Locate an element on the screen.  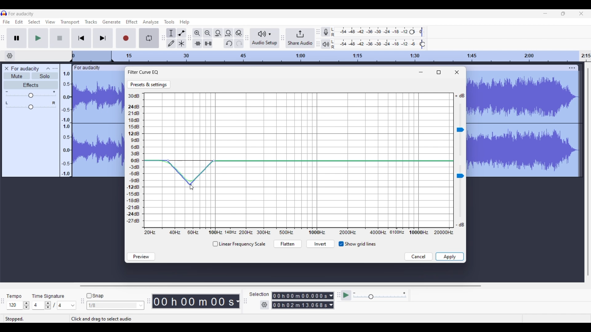
Pan left is located at coordinates (7, 103).